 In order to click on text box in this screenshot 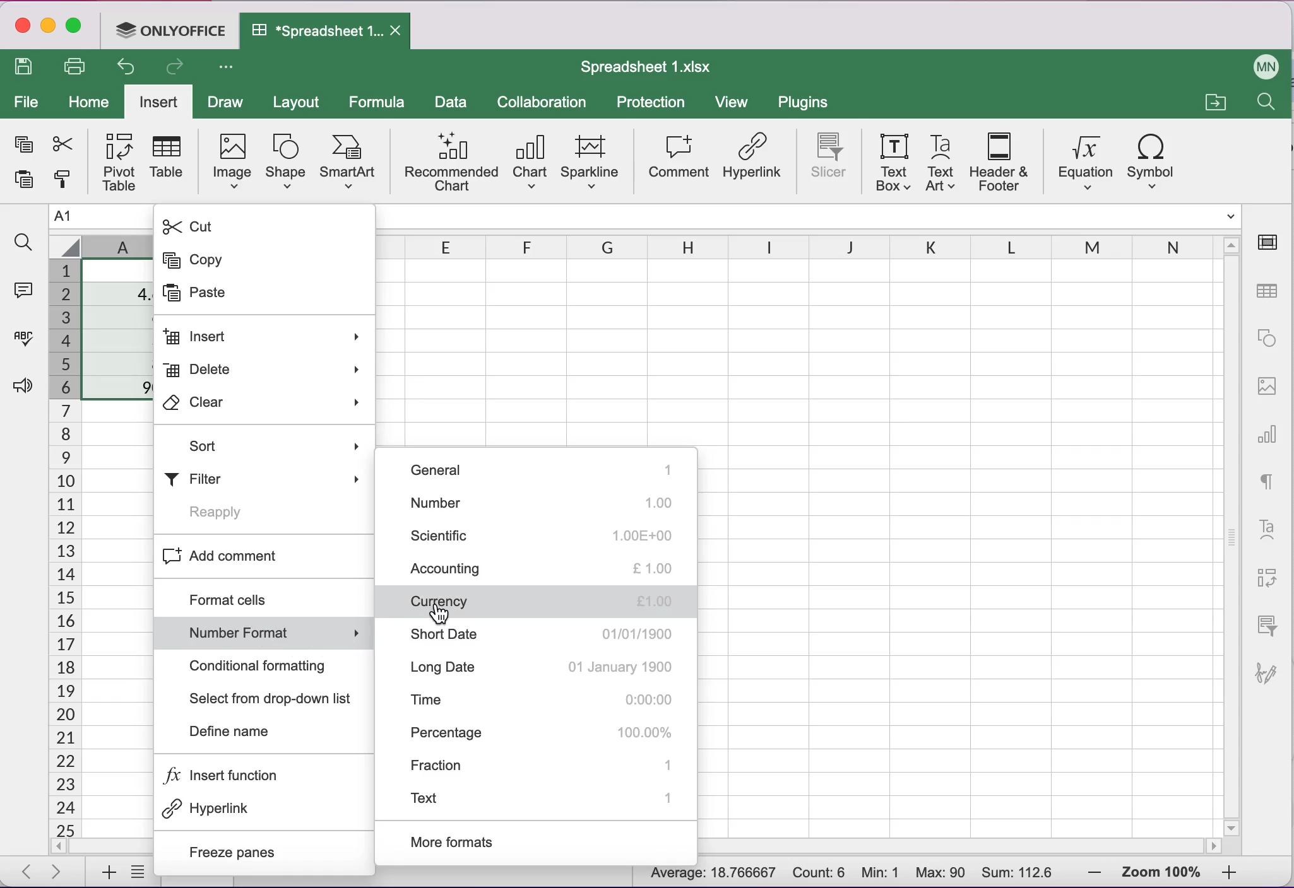, I will do `click(891, 161)`.